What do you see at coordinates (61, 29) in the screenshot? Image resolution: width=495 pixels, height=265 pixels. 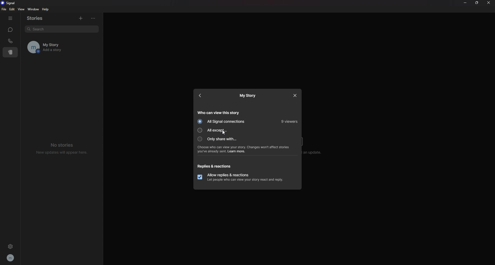 I see `search` at bounding box center [61, 29].